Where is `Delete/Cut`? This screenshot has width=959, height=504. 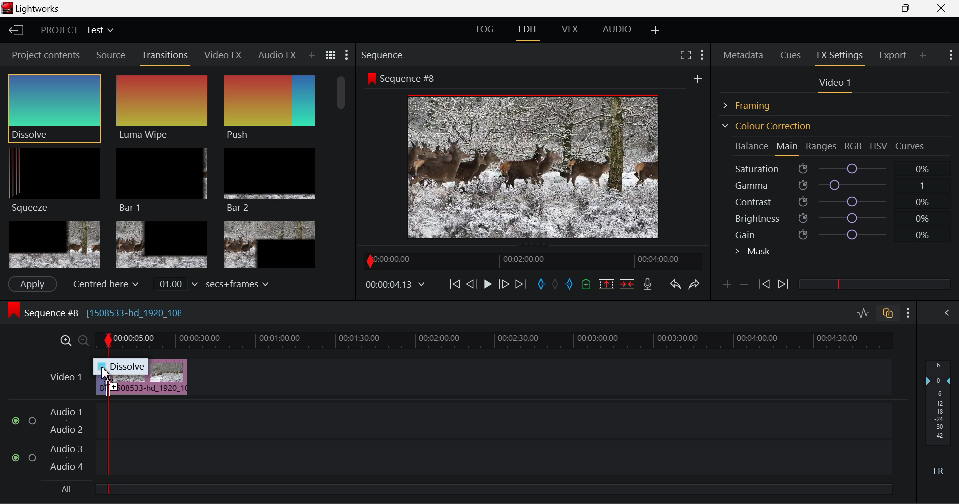 Delete/Cut is located at coordinates (627, 284).